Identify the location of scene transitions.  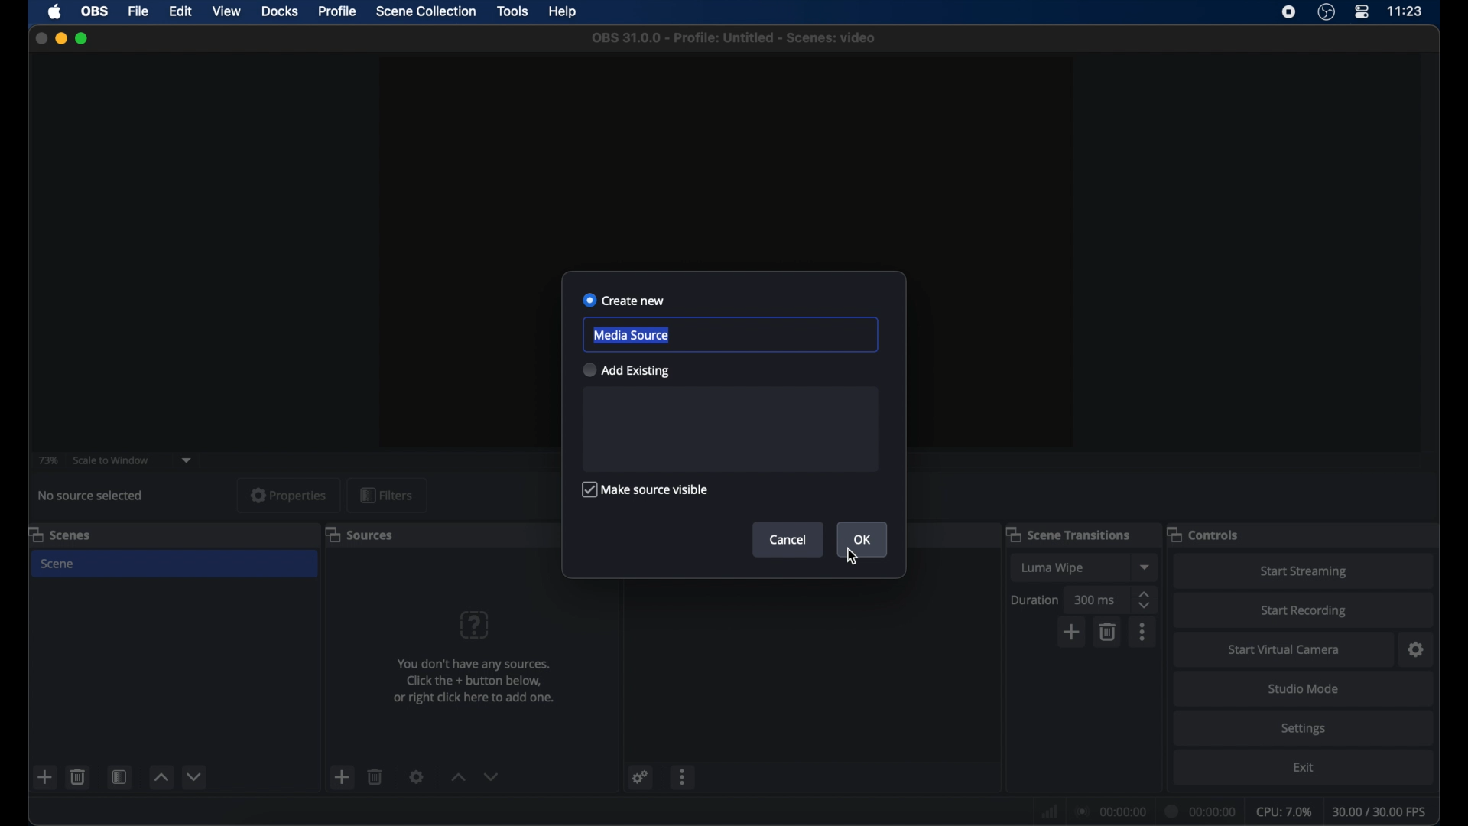
(1069, 535).